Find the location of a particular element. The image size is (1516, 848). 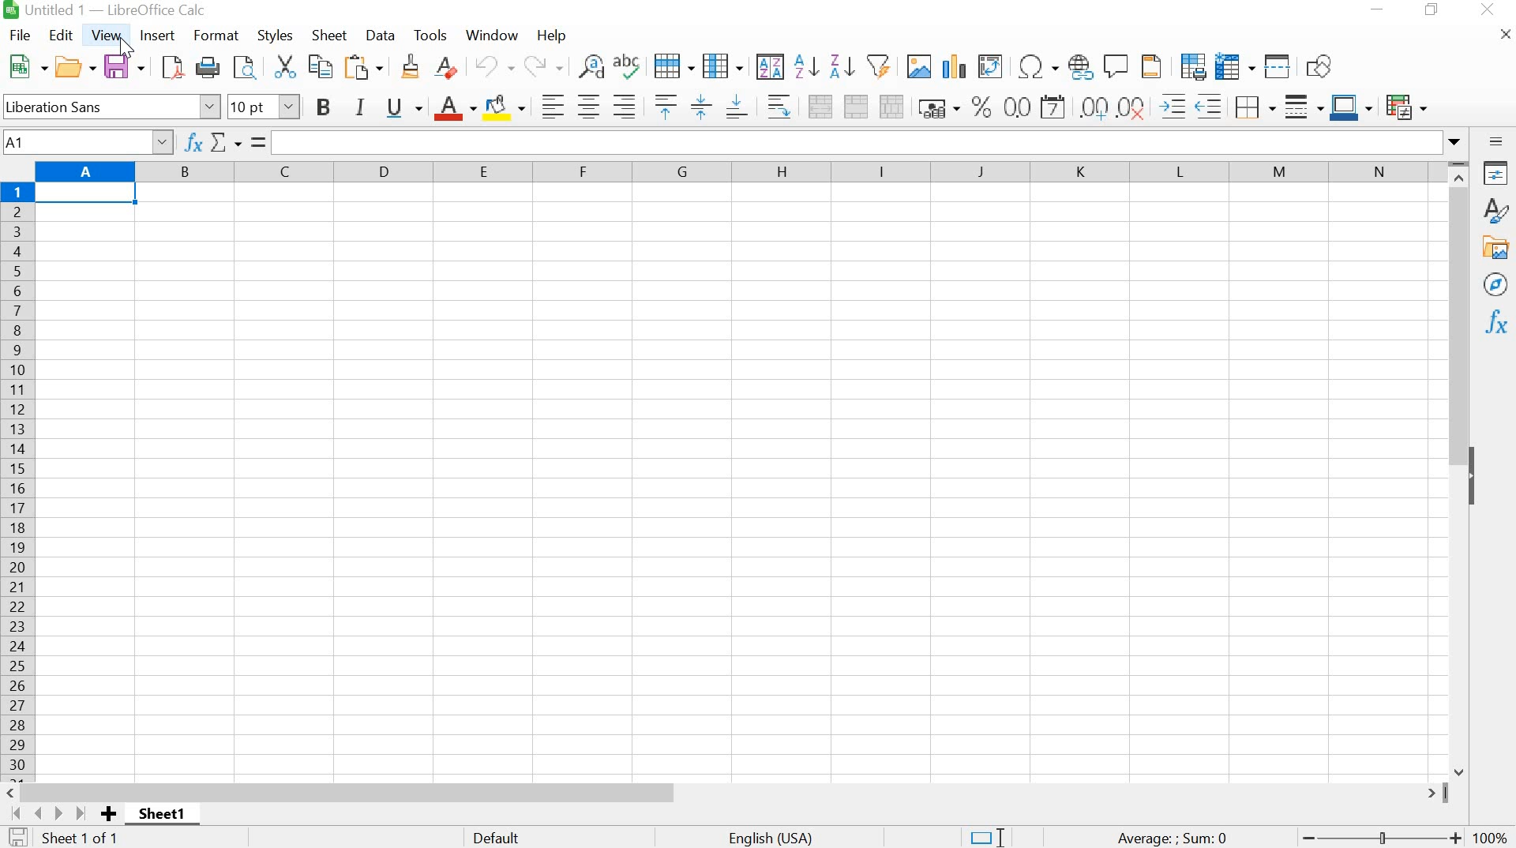

CLONE FORMATTING is located at coordinates (409, 68).